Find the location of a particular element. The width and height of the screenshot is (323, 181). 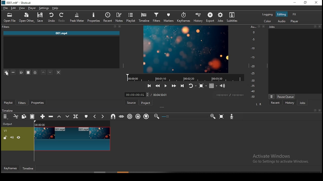

view as icons is located at coordinates (67, 95).